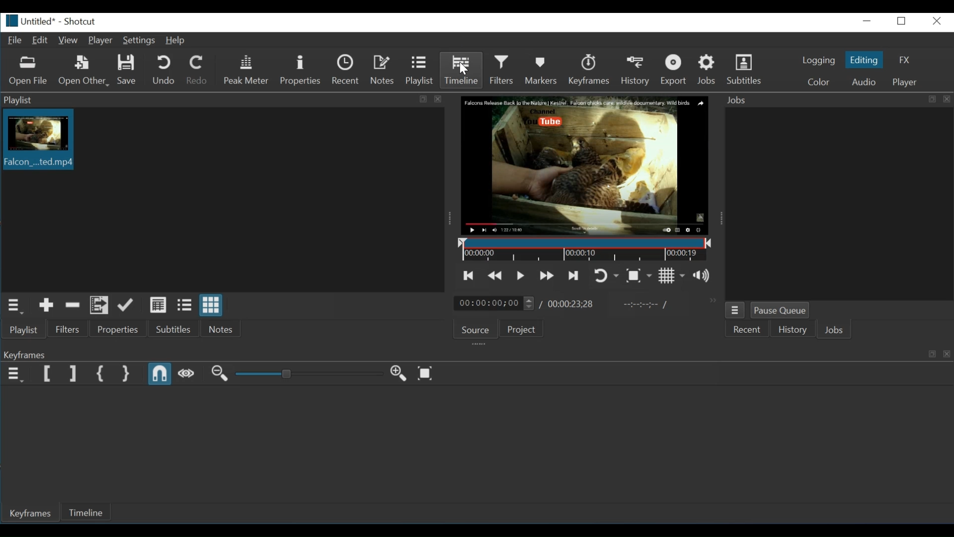 The image size is (954, 537). I want to click on Properties, so click(121, 329).